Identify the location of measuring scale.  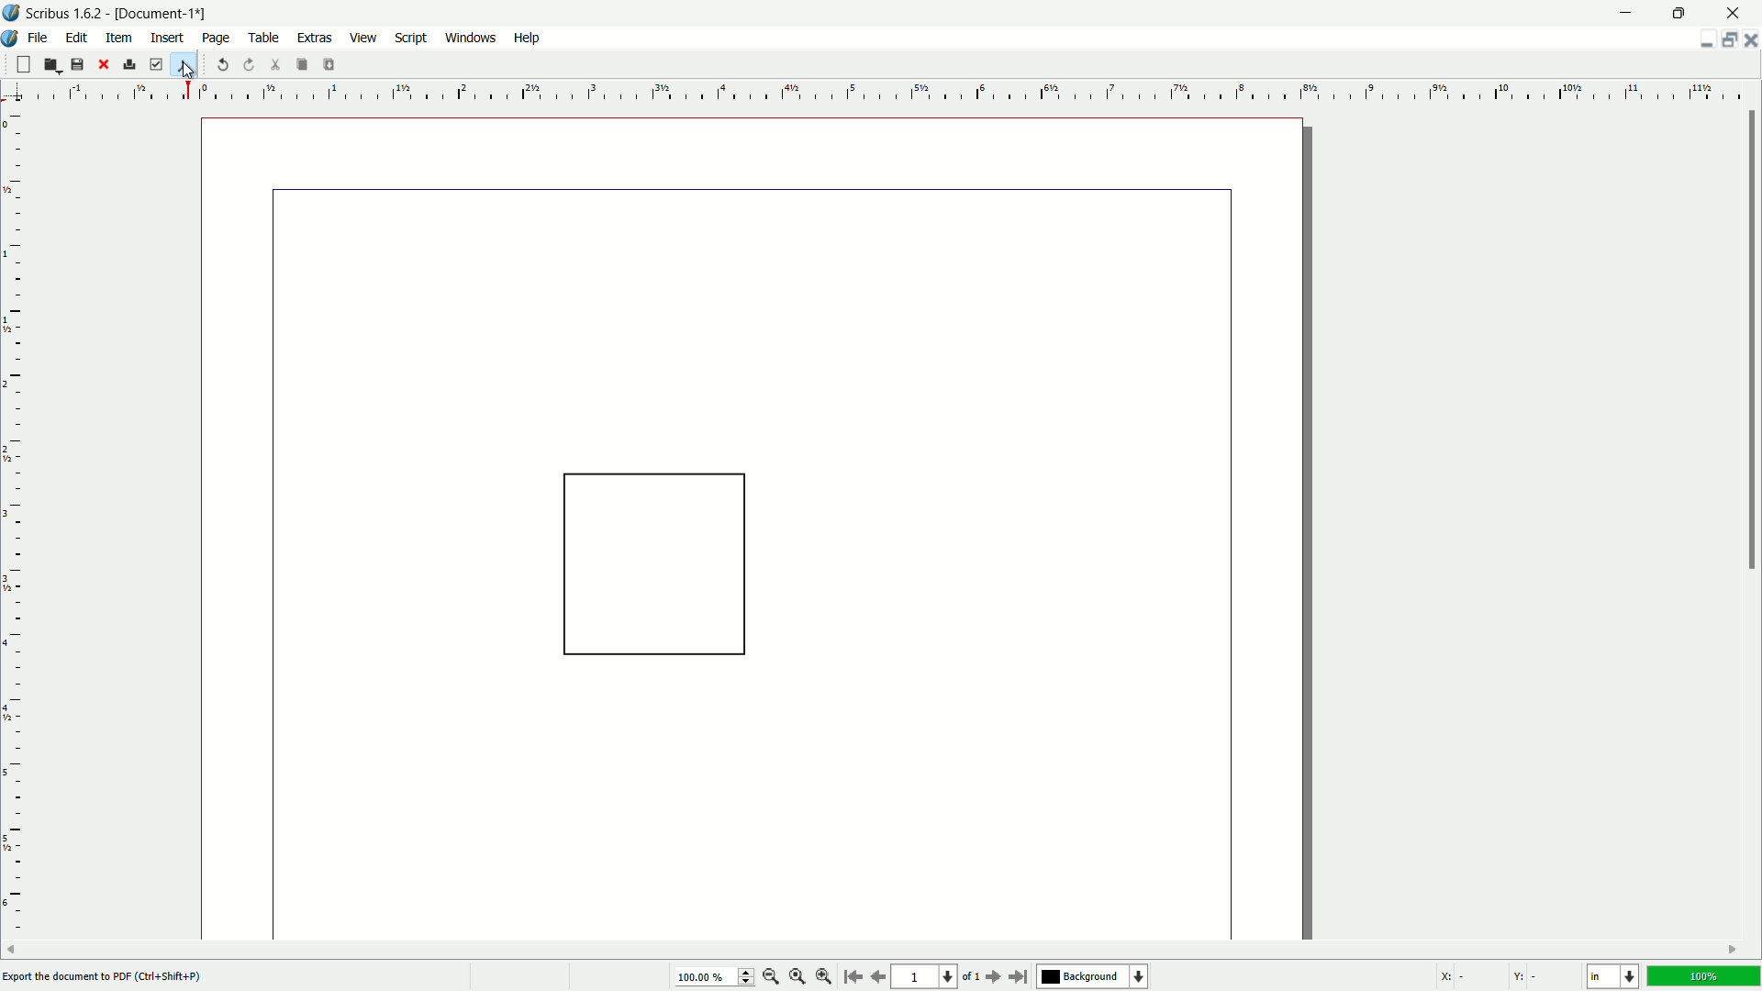
(18, 509).